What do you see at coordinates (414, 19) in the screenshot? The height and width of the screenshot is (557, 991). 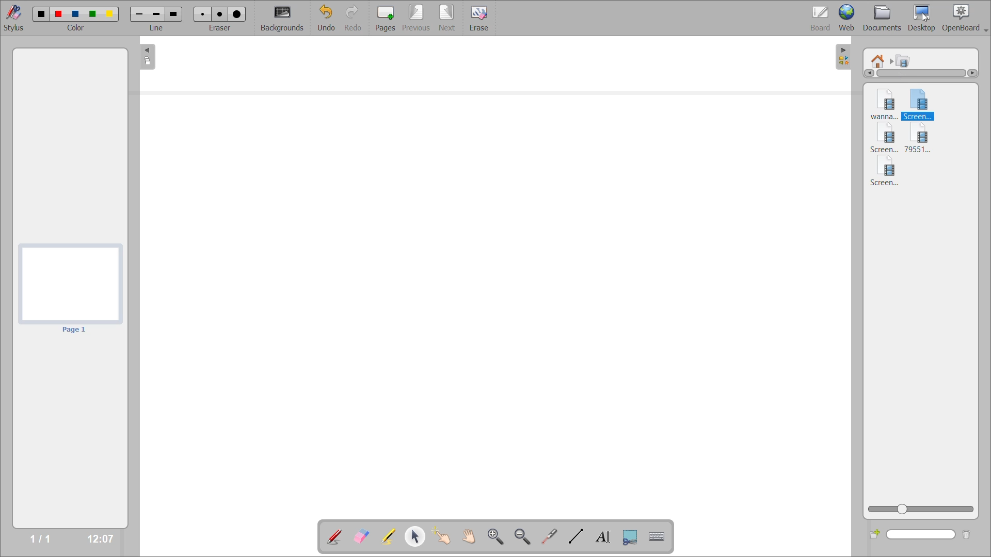 I see `previous` at bounding box center [414, 19].